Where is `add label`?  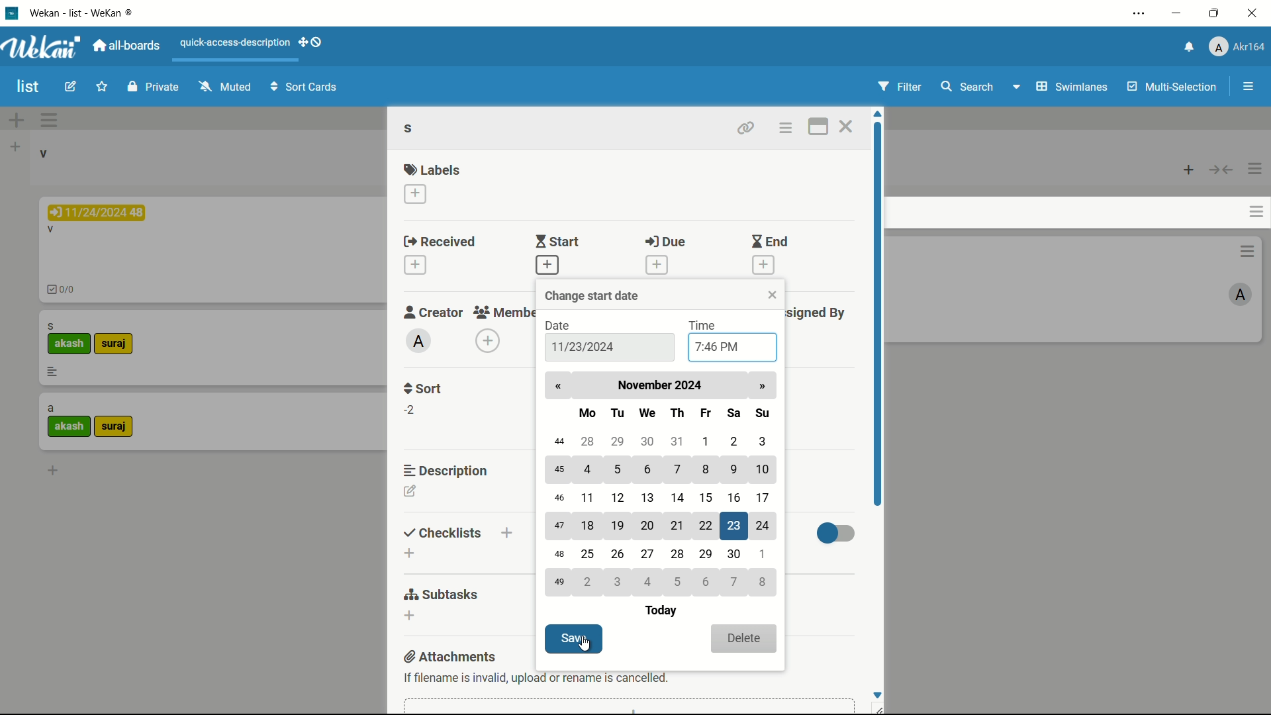
add label is located at coordinates (416, 193).